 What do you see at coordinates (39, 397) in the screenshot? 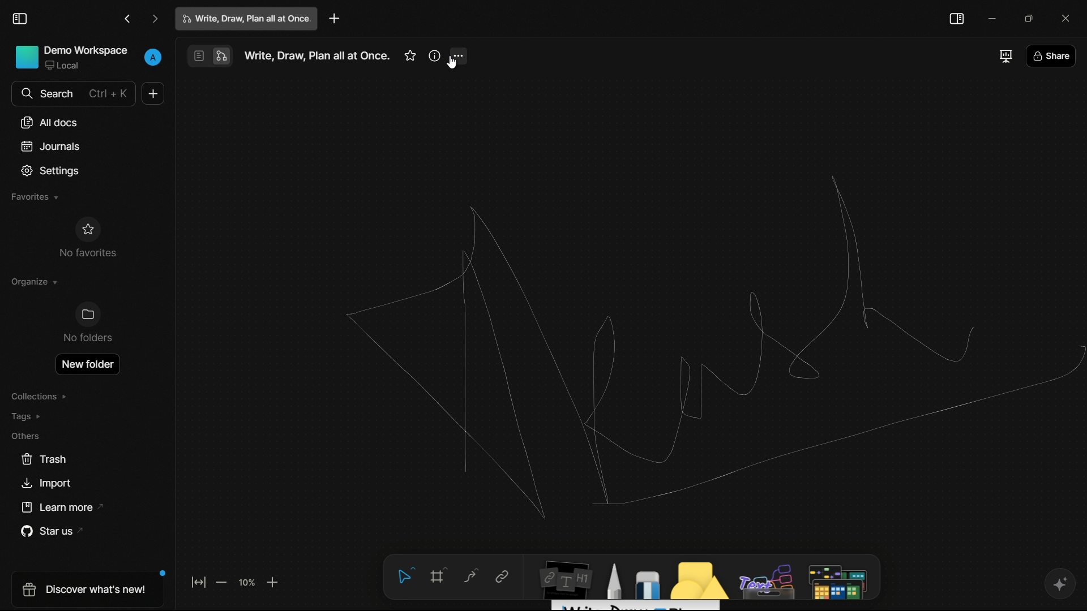
I see `collections` at bounding box center [39, 397].